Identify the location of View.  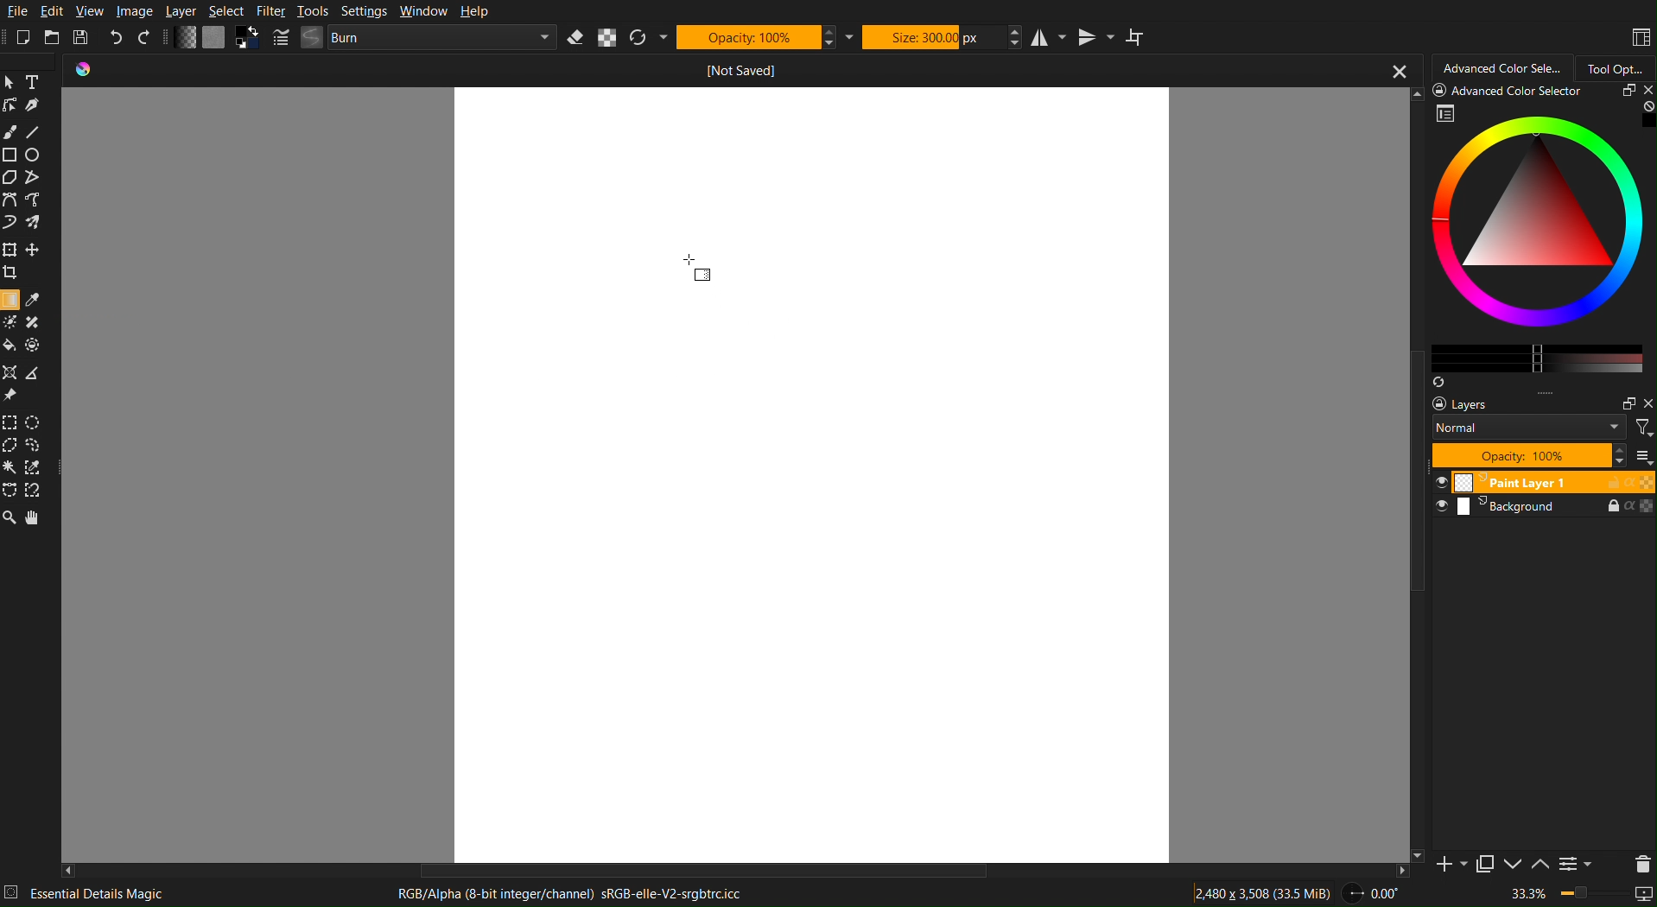
(92, 11).